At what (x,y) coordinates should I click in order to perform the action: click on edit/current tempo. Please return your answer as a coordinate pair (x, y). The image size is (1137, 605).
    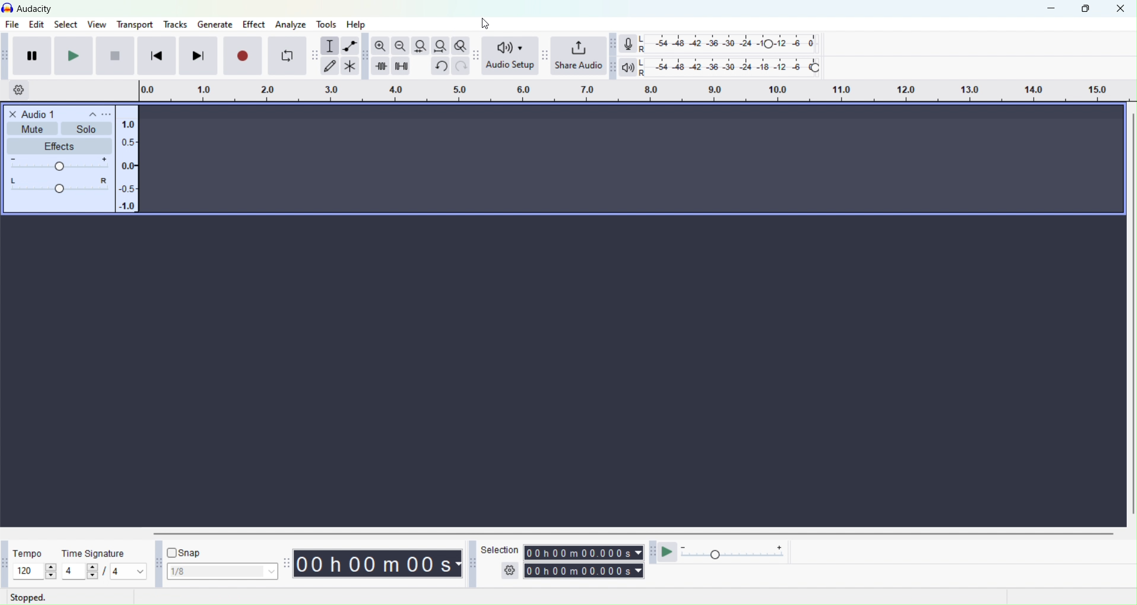
    Looking at the image, I should click on (24, 571).